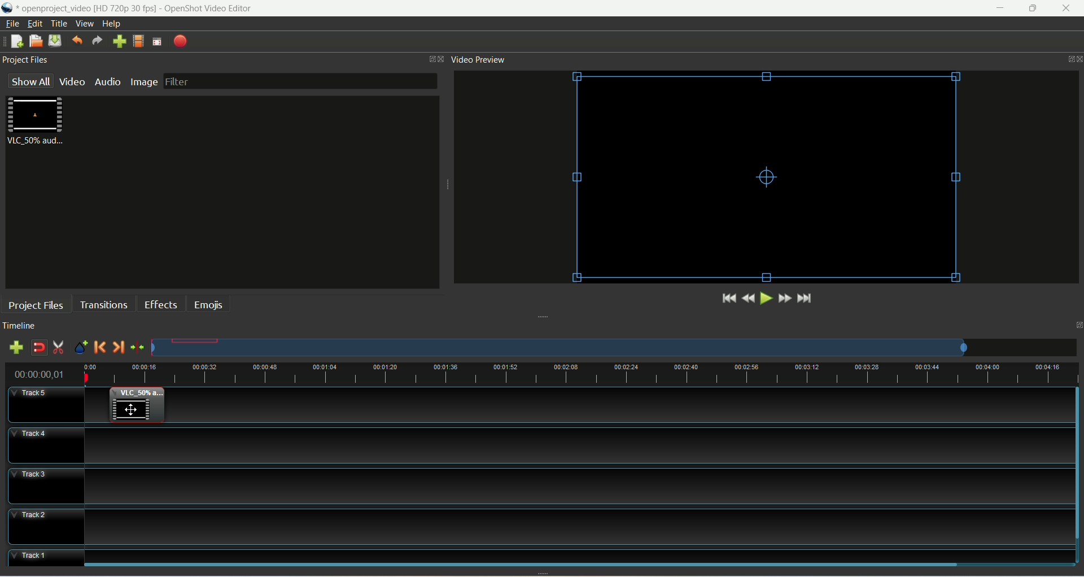  I want to click on track2, so click(46, 527).